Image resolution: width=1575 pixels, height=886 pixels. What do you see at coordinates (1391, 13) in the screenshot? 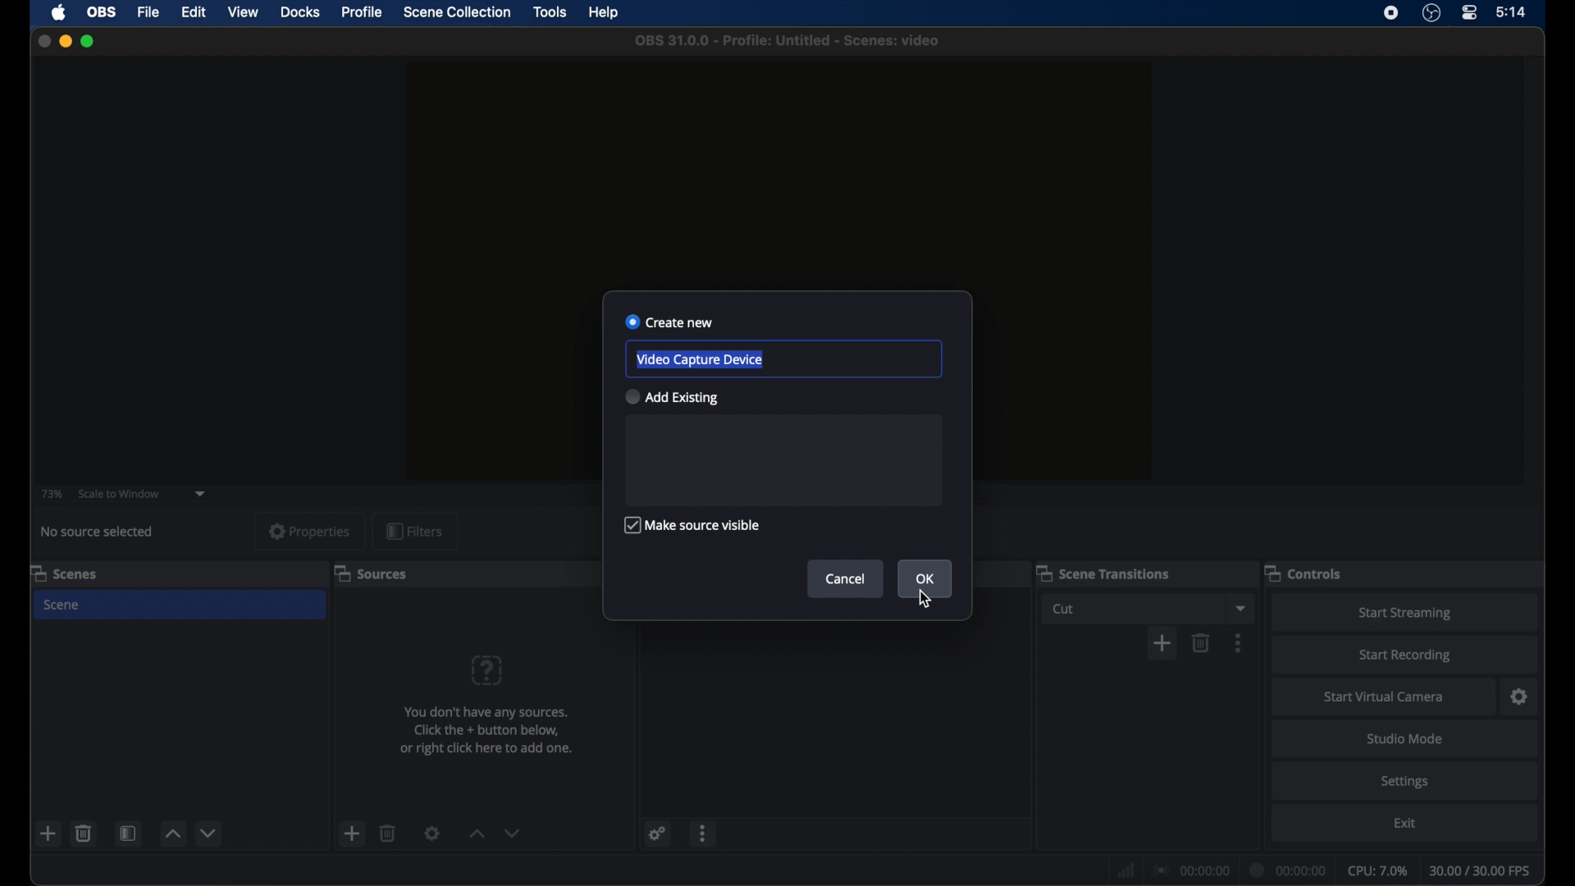
I see `screen recording icon` at bounding box center [1391, 13].